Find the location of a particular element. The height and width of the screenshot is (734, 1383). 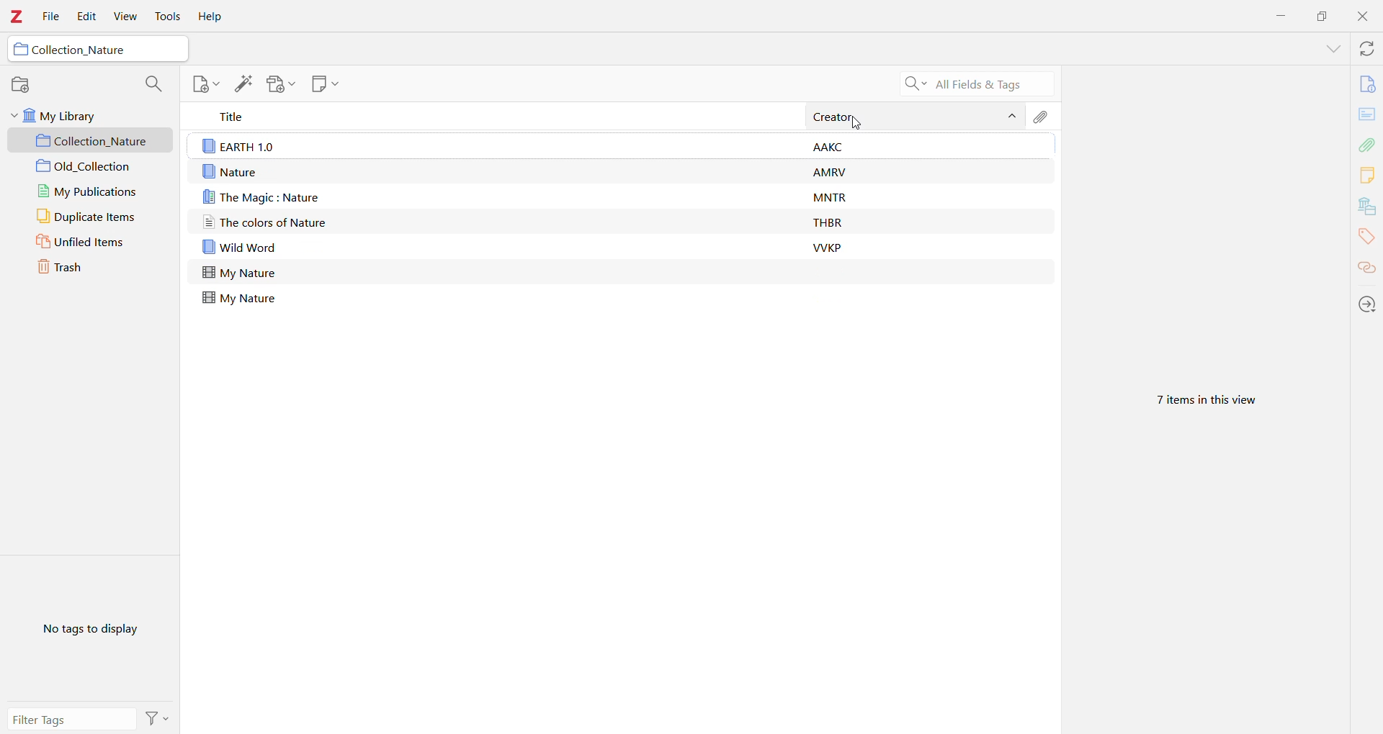

Info is located at coordinates (1366, 83).